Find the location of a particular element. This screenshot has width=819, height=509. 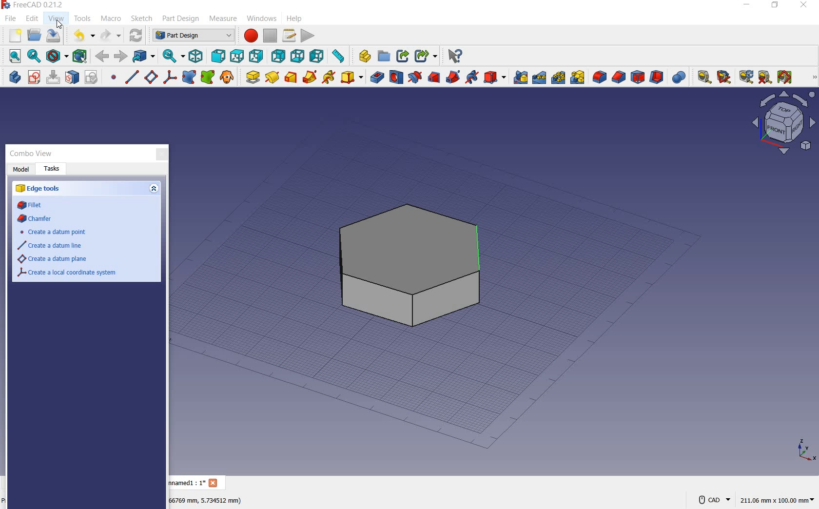

measure linear is located at coordinates (702, 78).